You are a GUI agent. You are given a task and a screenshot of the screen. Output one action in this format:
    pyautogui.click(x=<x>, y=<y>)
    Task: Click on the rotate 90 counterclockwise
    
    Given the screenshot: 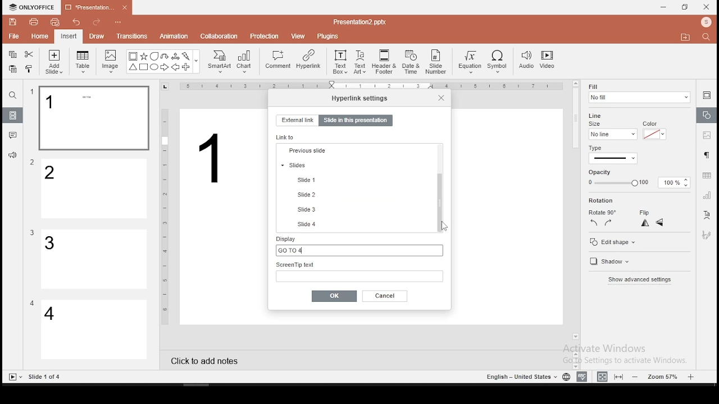 What is the action you would take?
    pyautogui.click(x=594, y=222)
    